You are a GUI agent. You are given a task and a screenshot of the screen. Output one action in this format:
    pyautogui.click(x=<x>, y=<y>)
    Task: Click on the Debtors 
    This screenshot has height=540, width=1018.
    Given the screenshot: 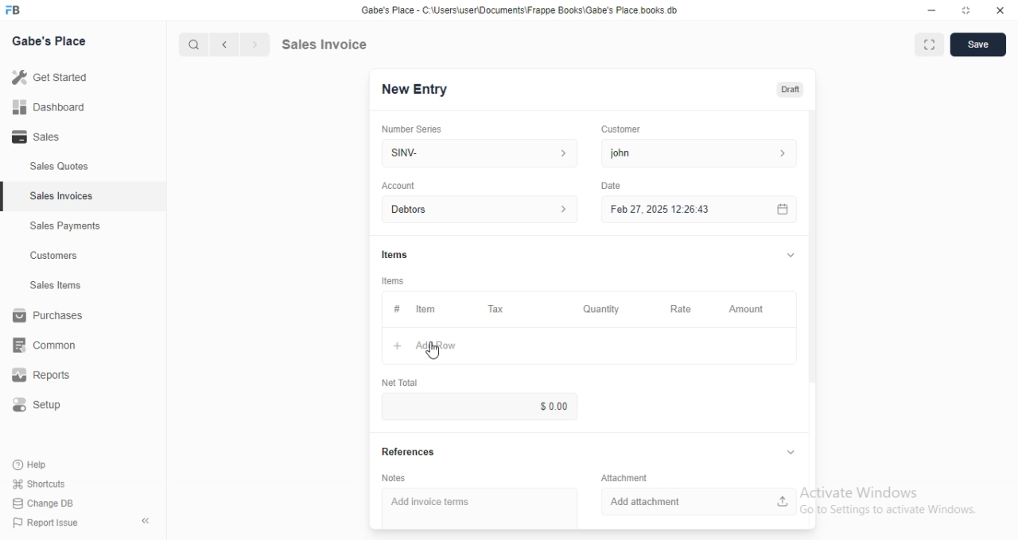 What is the action you would take?
    pyautogui.click(x=476, y=209)
    